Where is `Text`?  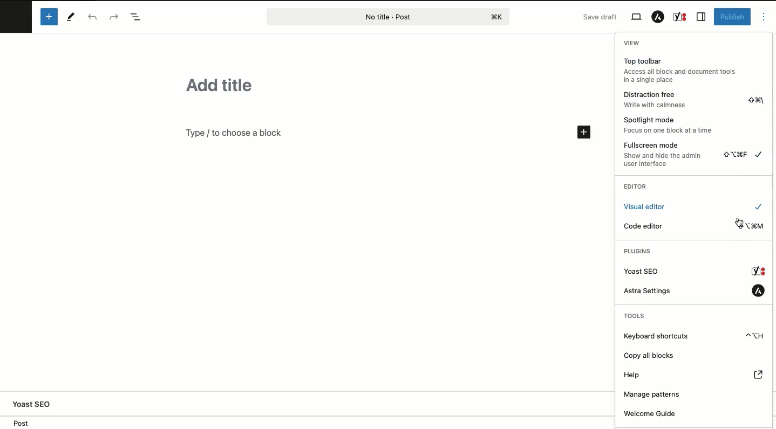
Text is located at coordinates (264, 135).